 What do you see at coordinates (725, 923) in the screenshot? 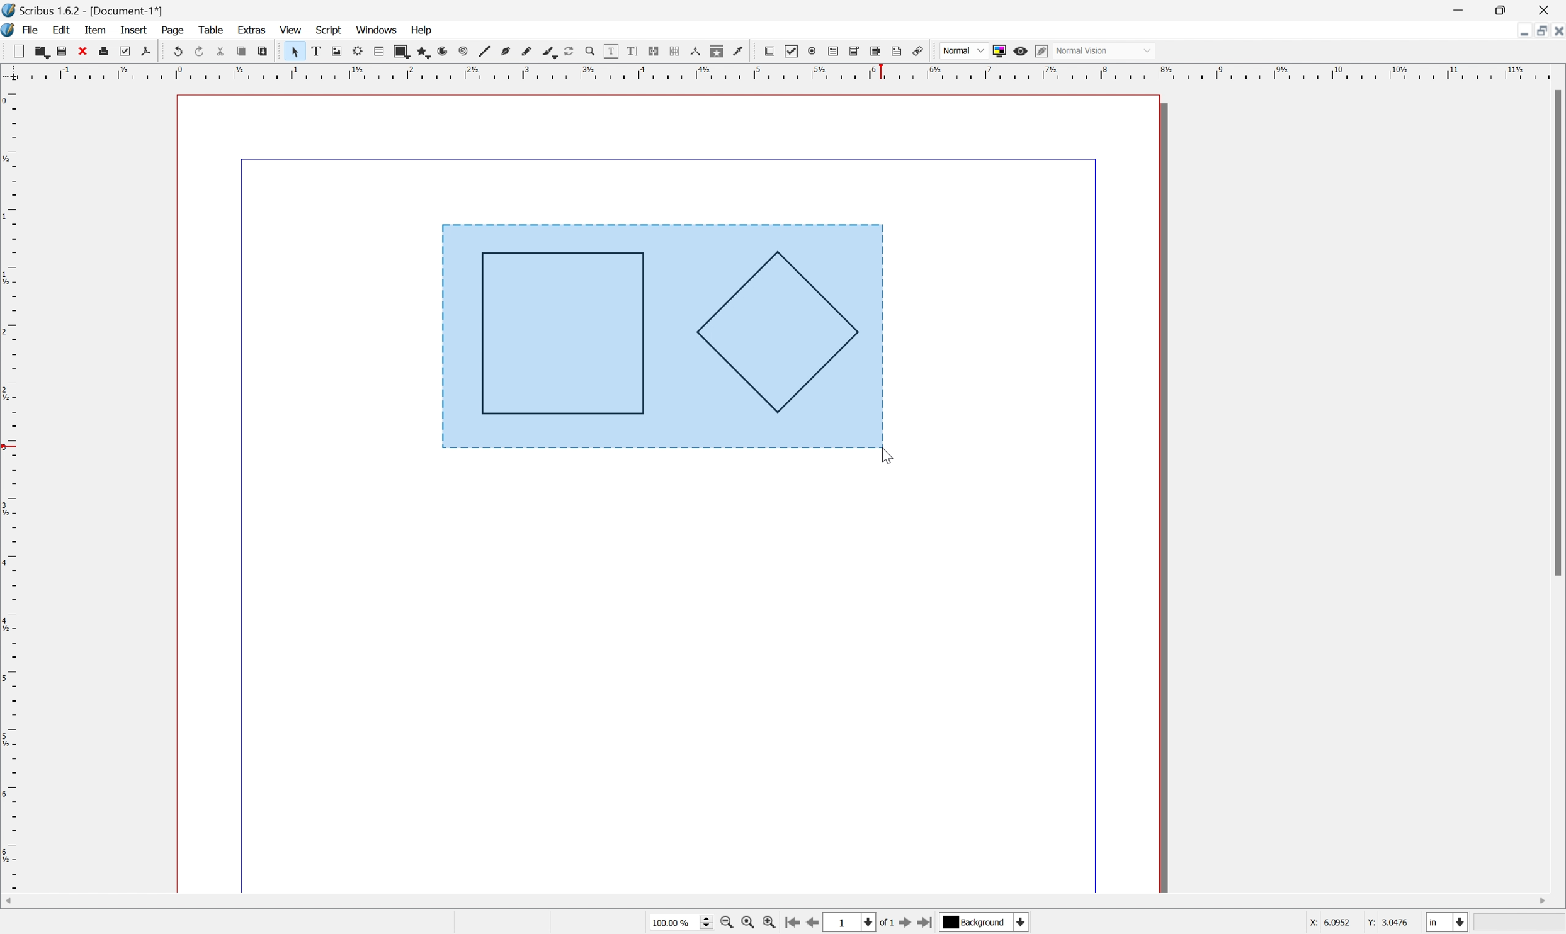
I see `Zoom in` at bounding box center [725, 923].